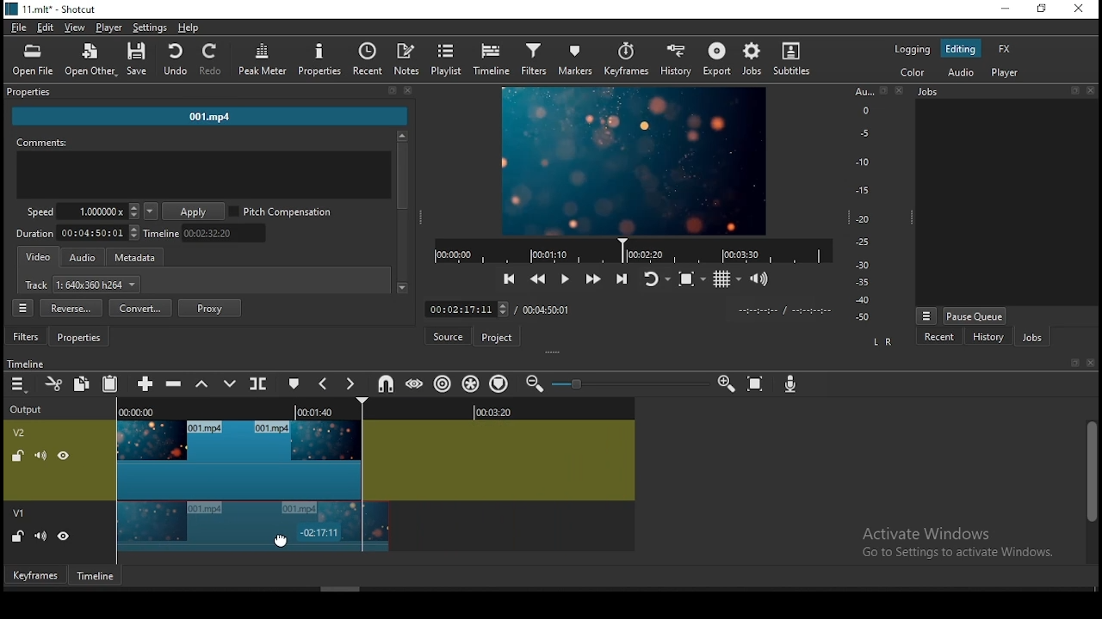 The height and width of the screenshot is (619, 1102). I want to click on SCROLLBAR, so click(402, 214).